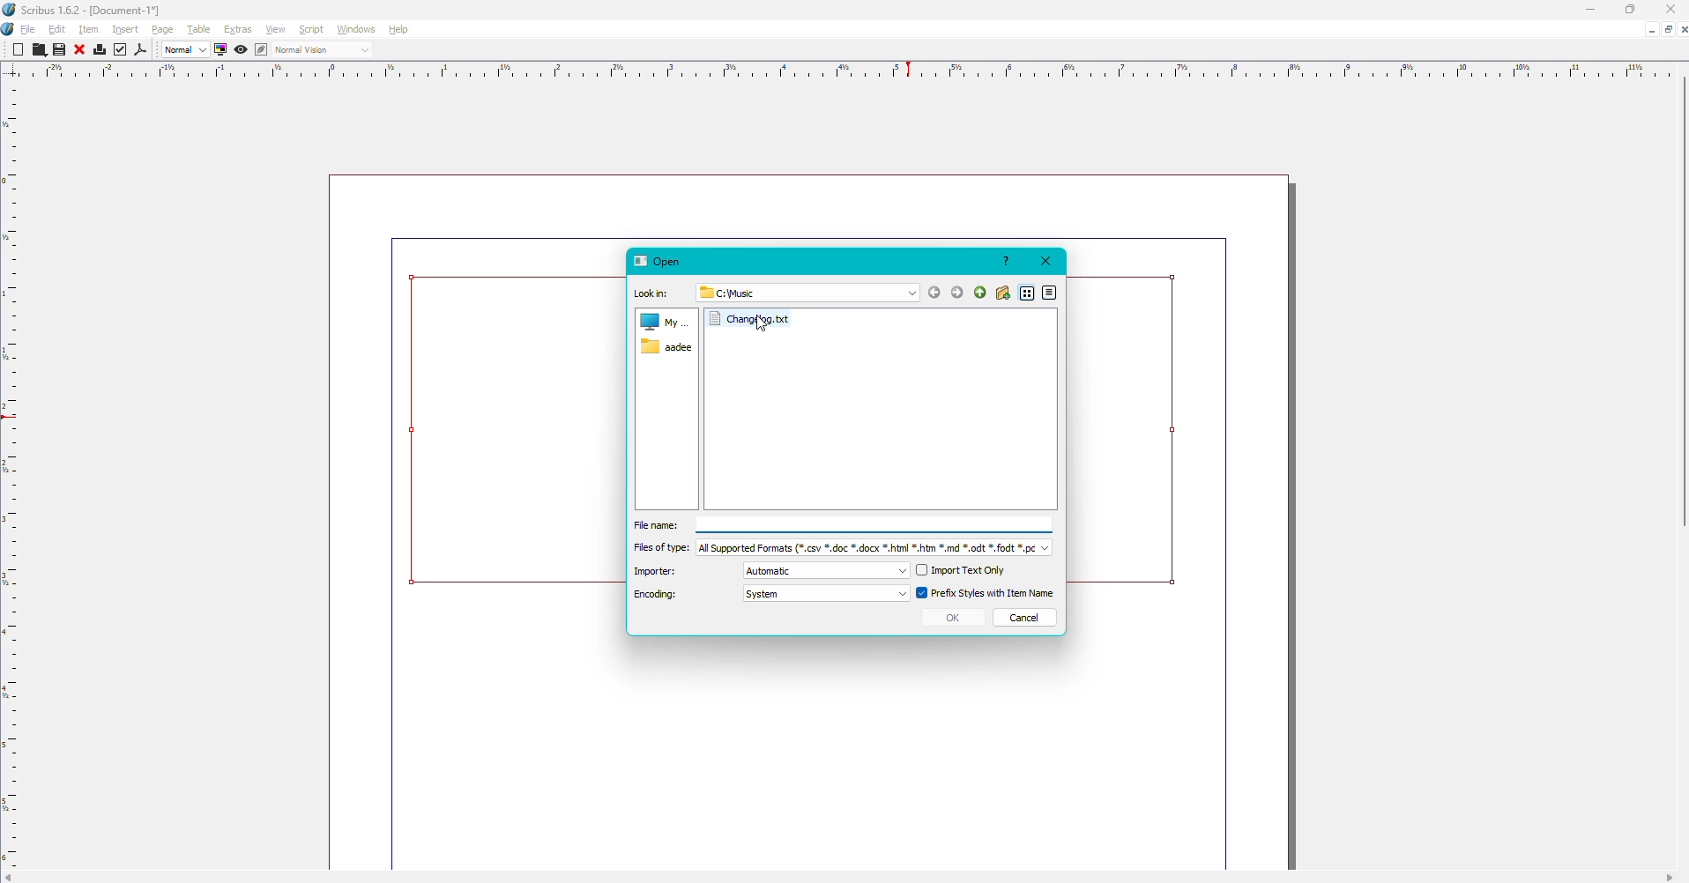 Image resolution: width=1689 pixels, height=883 pixels. Describe the element at coordinates (197, 30) in the screenshot. I see `Table` at that location.